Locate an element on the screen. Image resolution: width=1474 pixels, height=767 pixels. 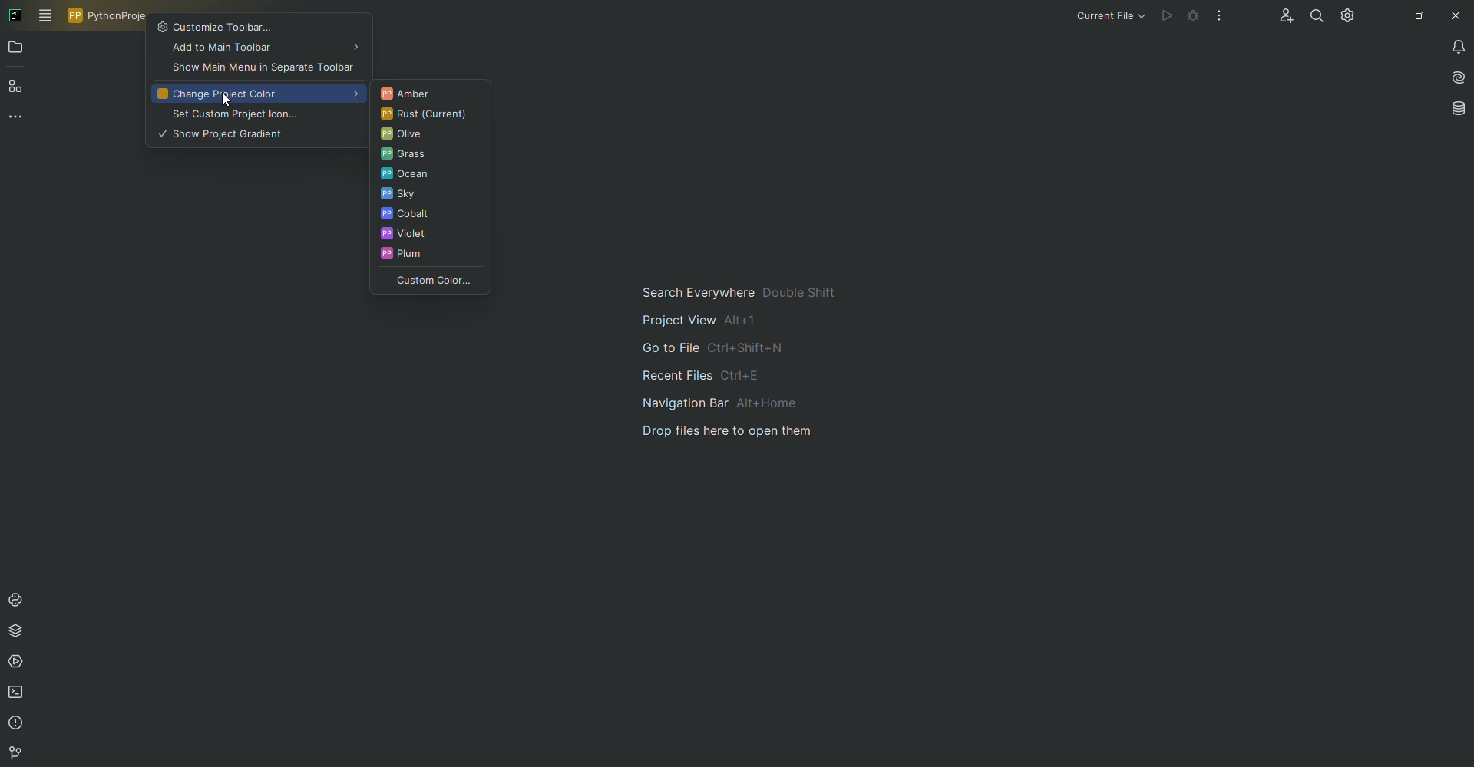
Project is located at coordinates (17, 49).